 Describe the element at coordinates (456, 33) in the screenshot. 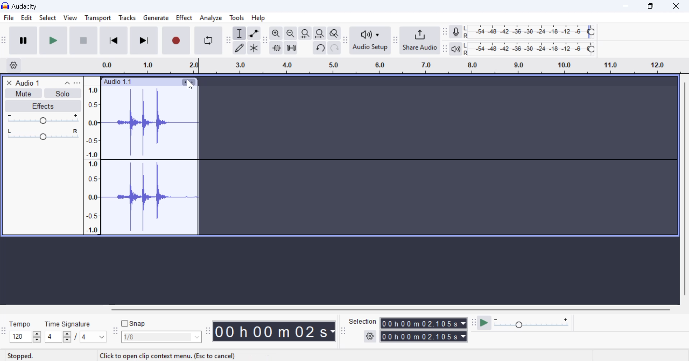

I see `record meter` at that location.